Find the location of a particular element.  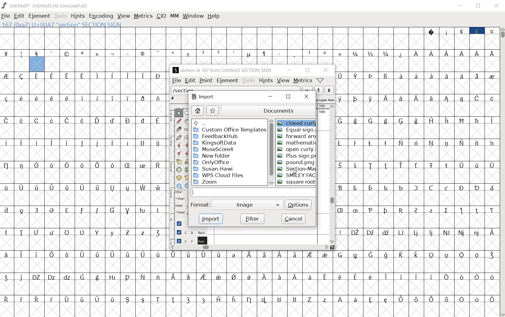

 is located at coordinates (416, 165).